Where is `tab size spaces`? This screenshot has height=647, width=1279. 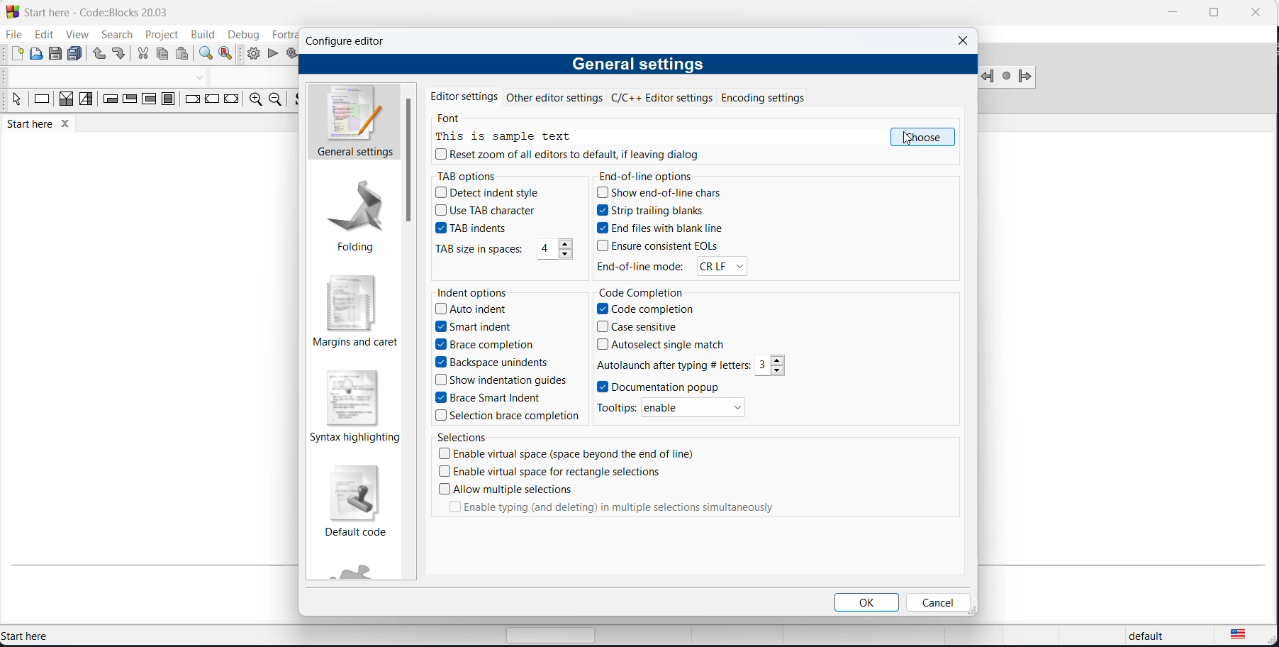
tab size spaces is located at coordinates (546, 250).